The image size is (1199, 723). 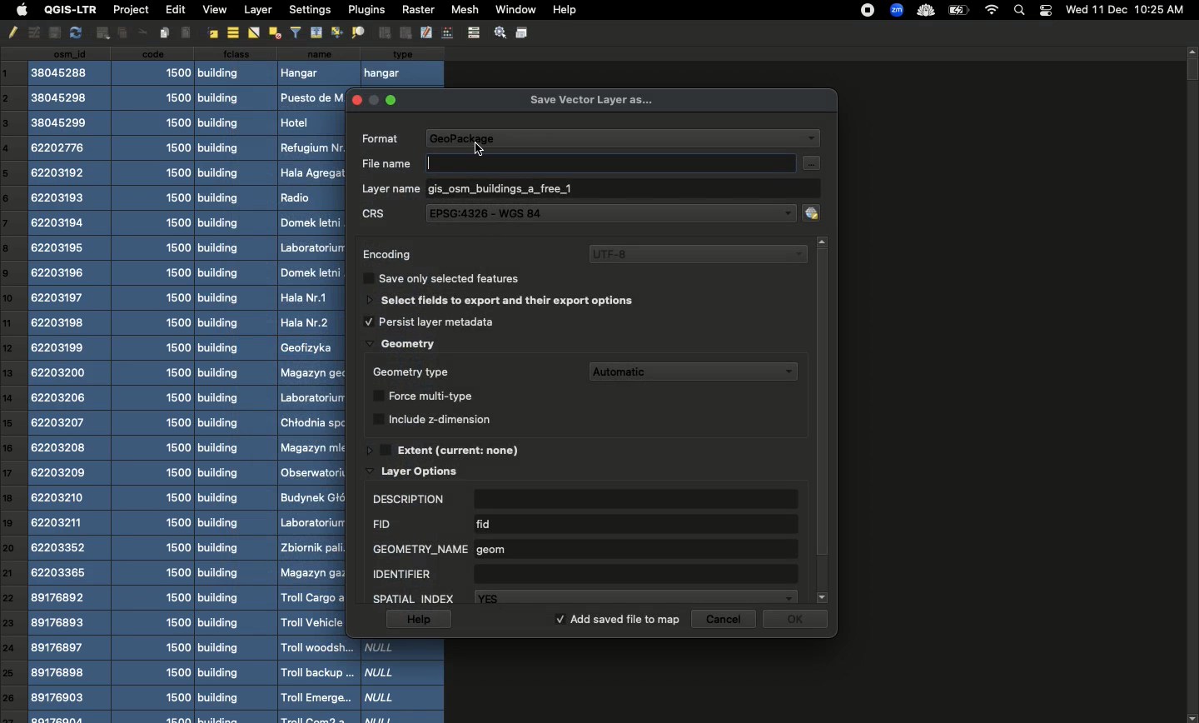 What do you see at coordinates (1125, 9) in the screenshot?
I see `Date time` at bounding box center [1125, 9].